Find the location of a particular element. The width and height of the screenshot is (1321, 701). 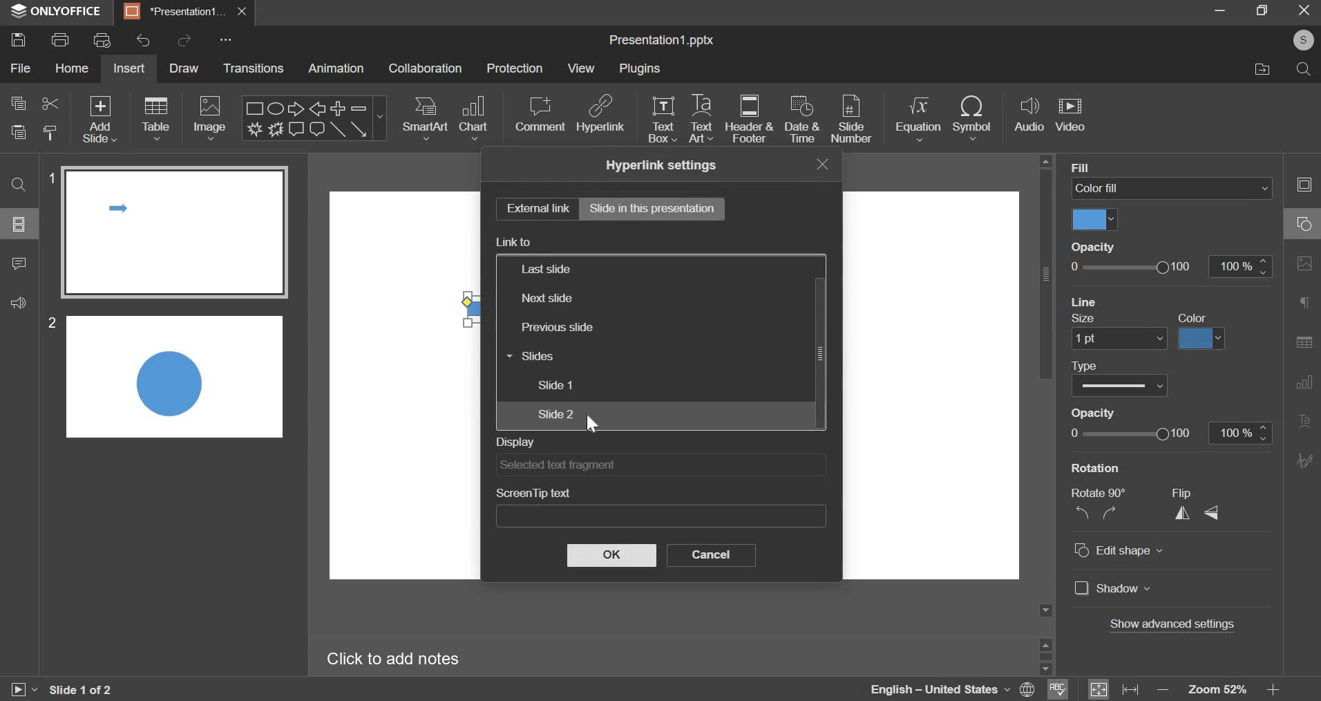

print preview is located at coordinates (102, 39).